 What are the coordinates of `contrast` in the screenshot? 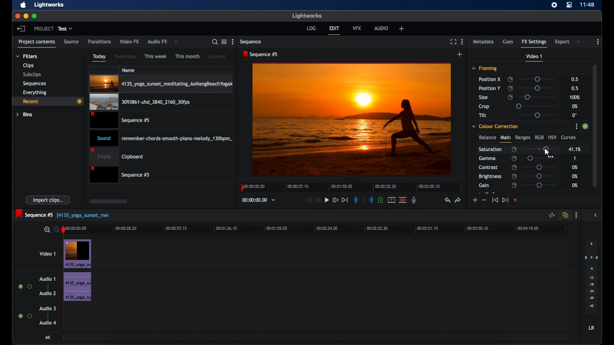 It's located at (489, 168).